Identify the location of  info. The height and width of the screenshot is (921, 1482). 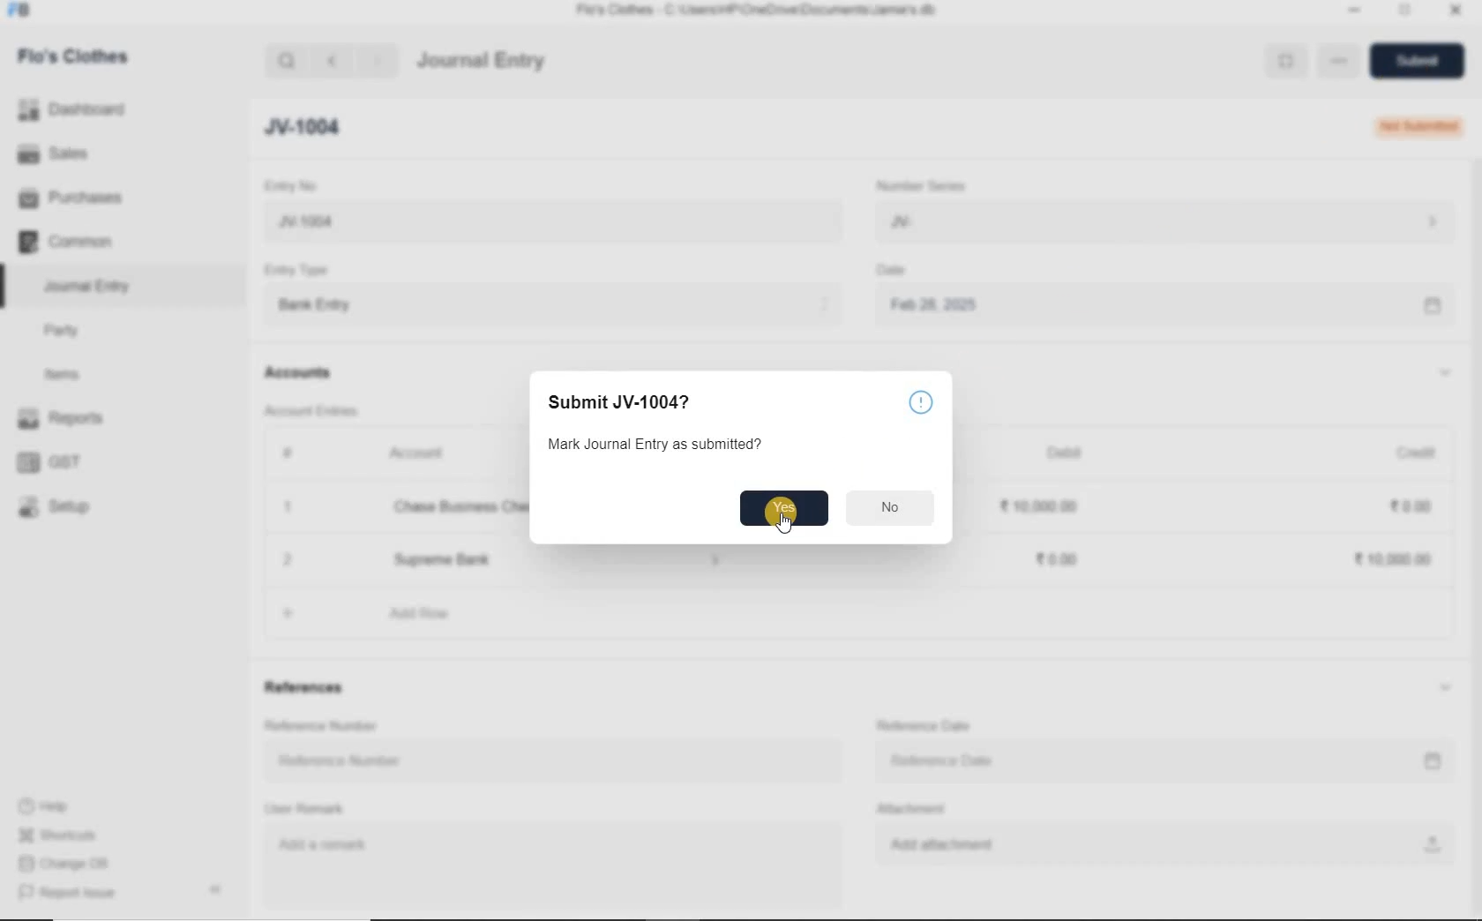
(920, 401).